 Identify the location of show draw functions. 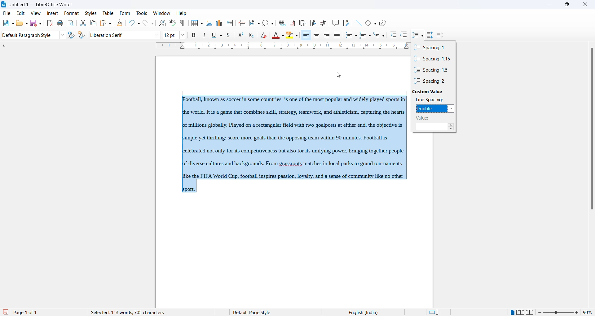
(384, 24).